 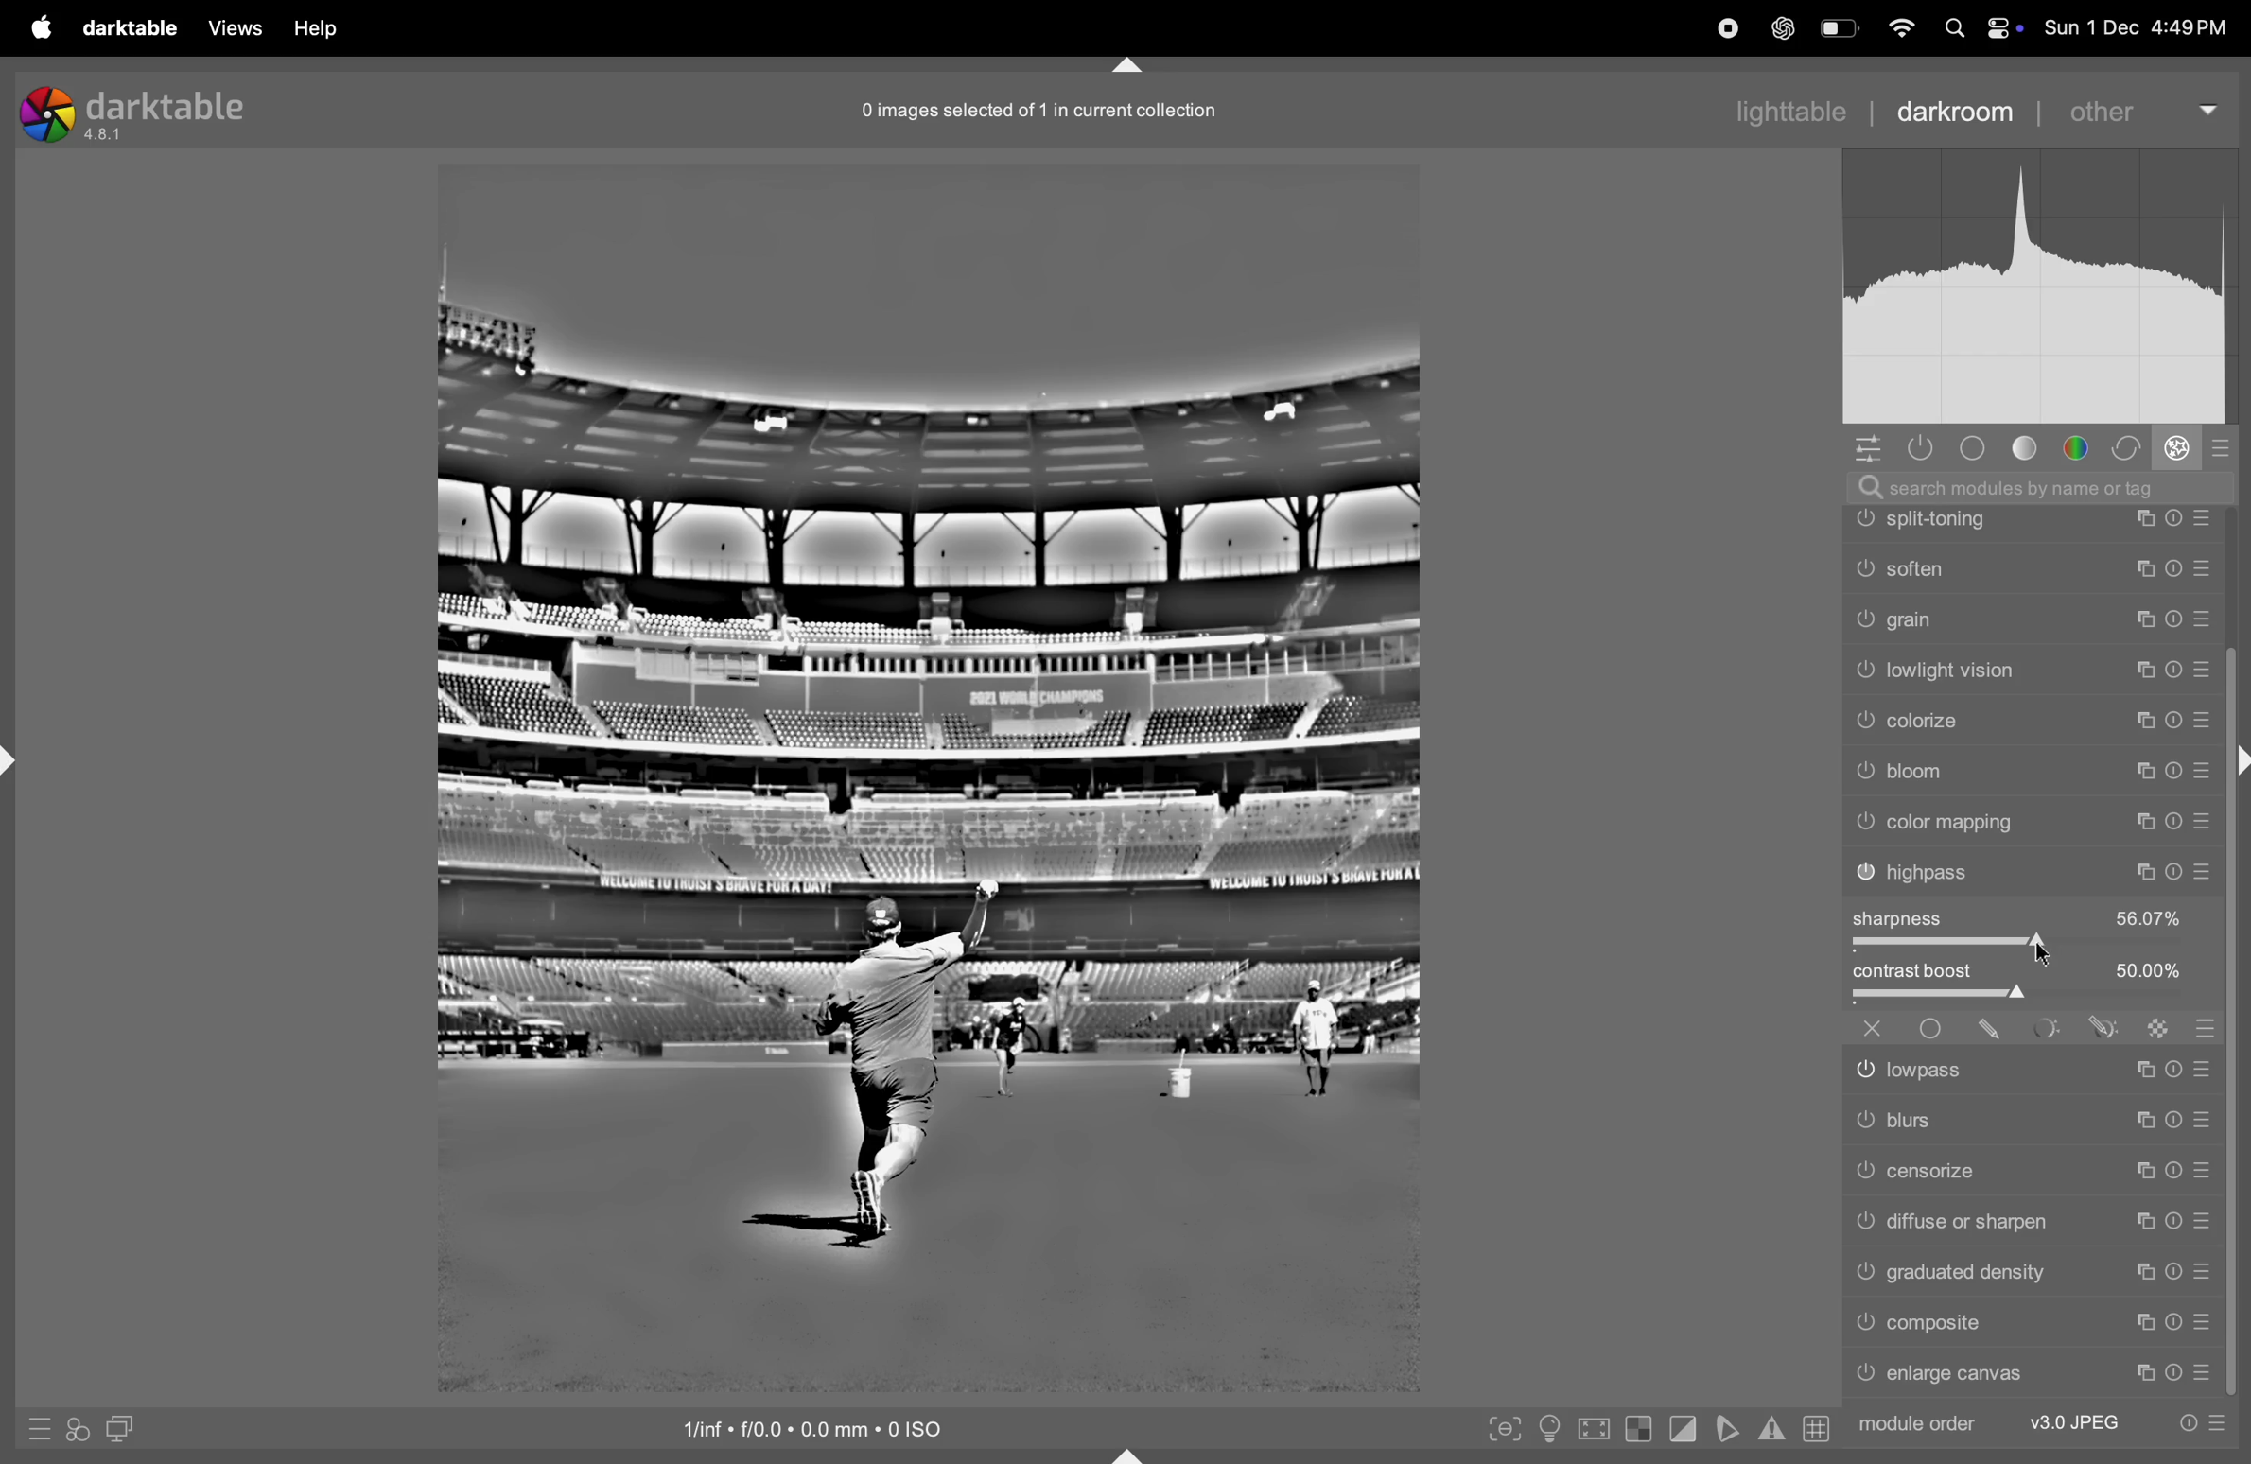 What do you see at coordinates (832, 1428) in the screenshot?
I see `iso` at bounding box center [832, 1428].